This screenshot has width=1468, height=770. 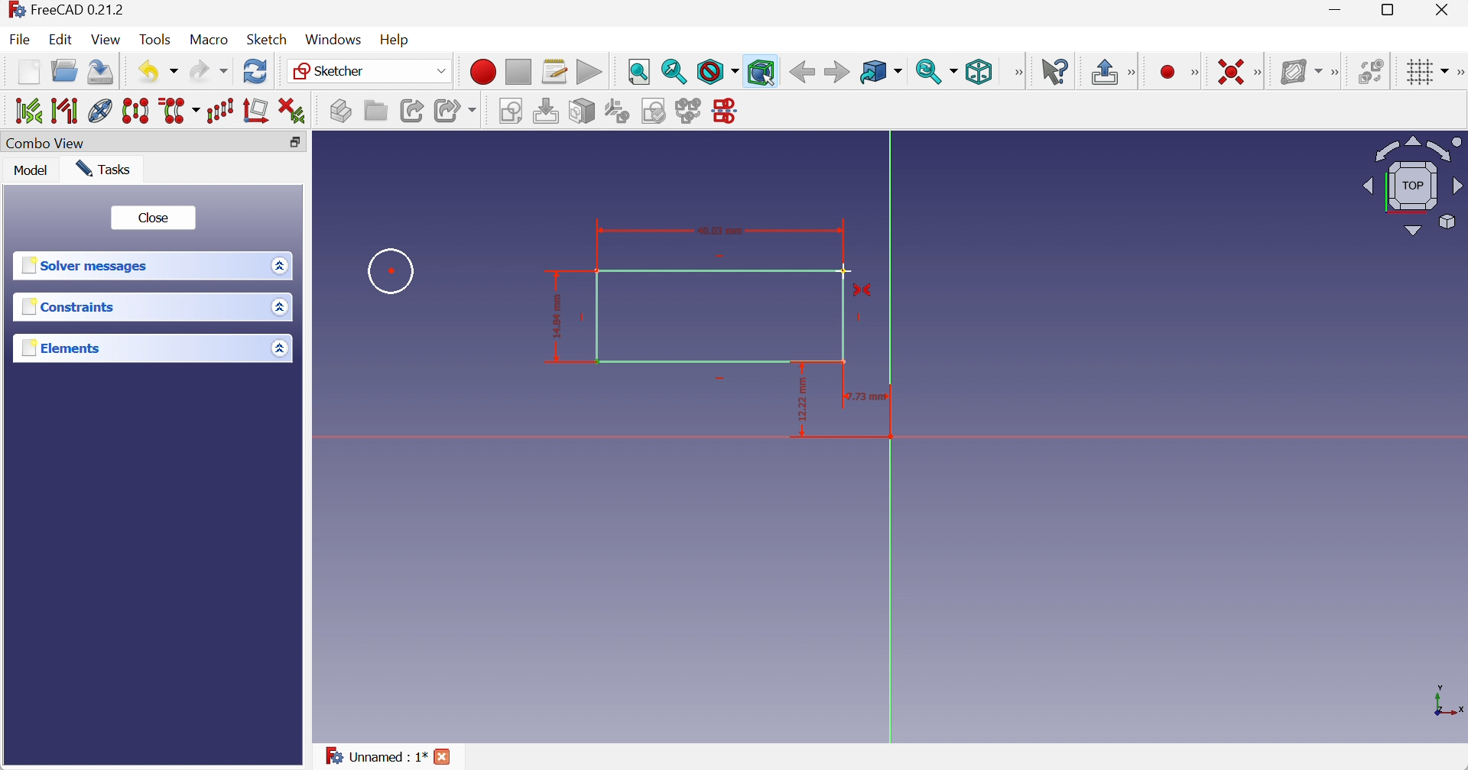 What do you see at coordinates (60, 39) in the screenshot?
I see `Edit` at bounding box center [60, 39].